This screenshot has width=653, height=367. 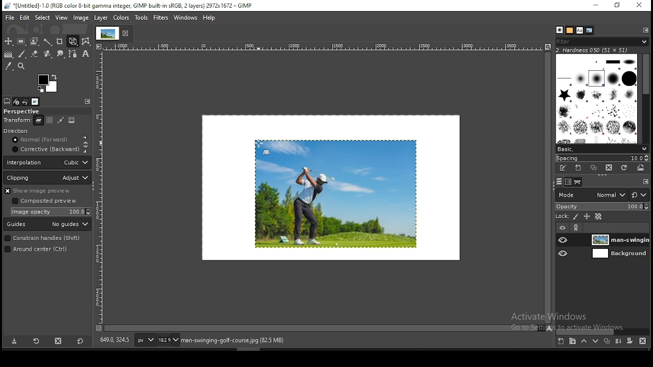 I want to click on blend mode, so click(x=602, y=195).